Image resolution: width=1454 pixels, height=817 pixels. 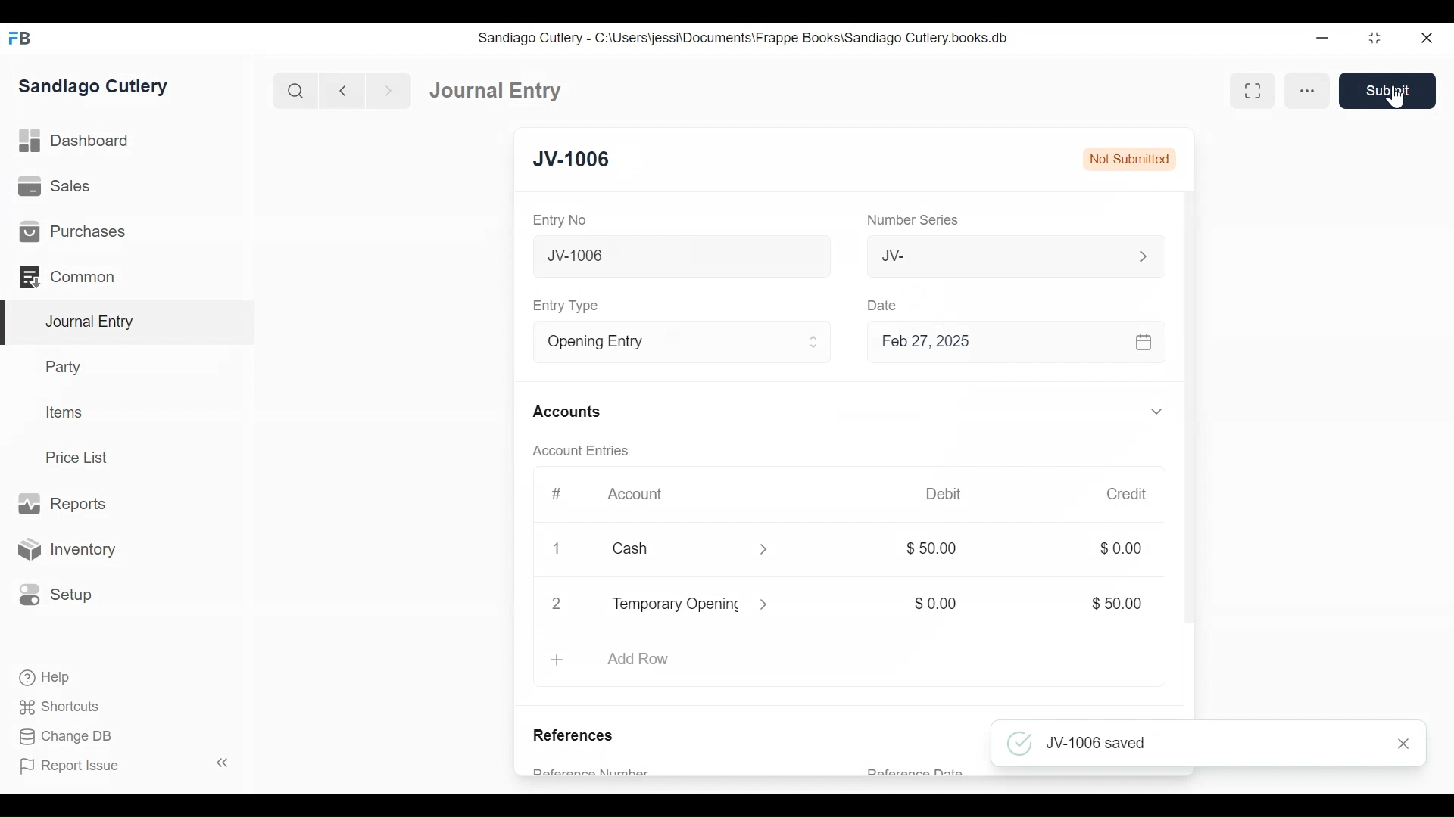 I want to click on Purchases, so click(x=75, y=231).